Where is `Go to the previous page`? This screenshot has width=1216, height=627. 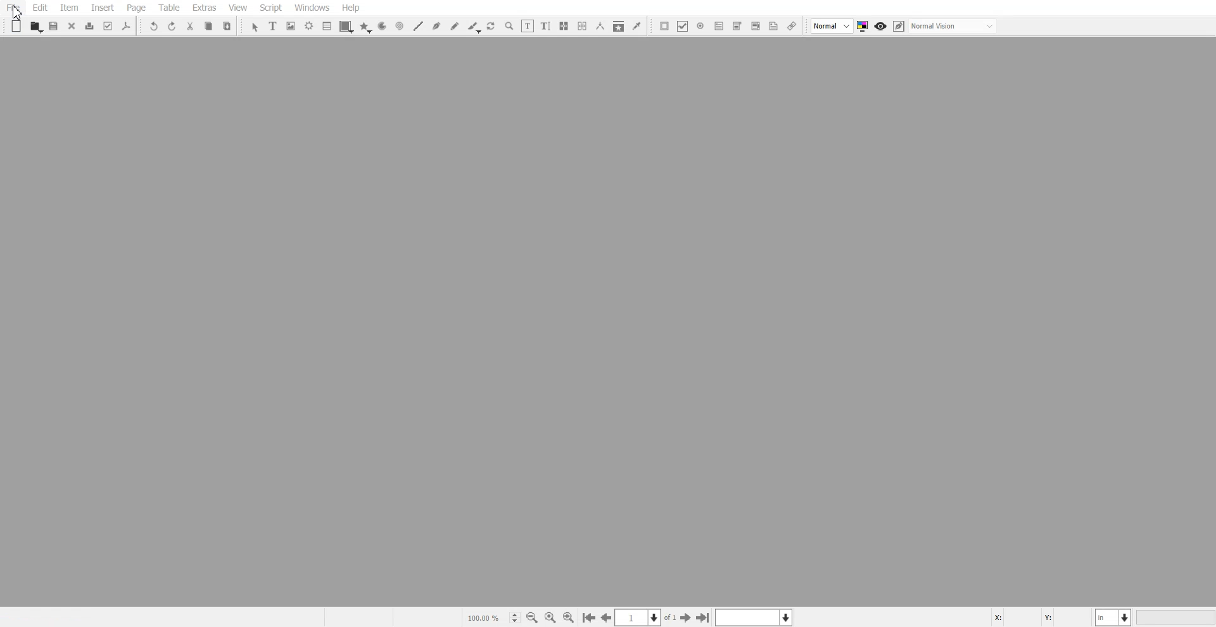
Go to the previous page is located at coordinates (606, 617).